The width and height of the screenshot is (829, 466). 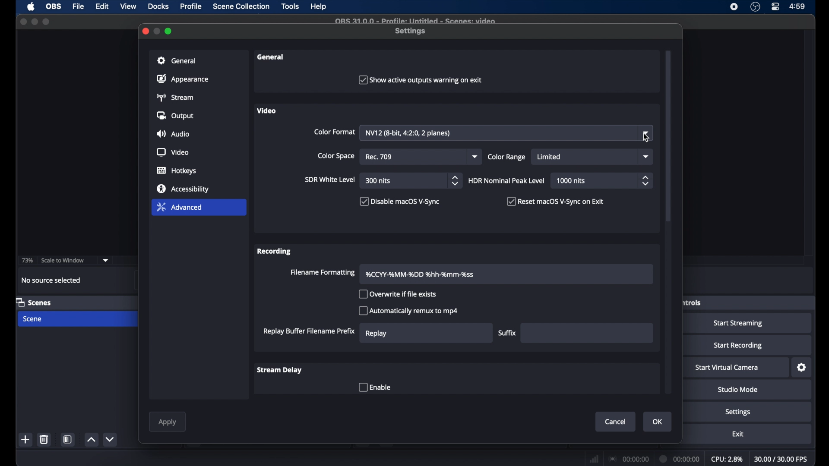 What do you see at coordinates (53, 6) in the screenshot?
I see `obs` at bounding box center [53, 6].